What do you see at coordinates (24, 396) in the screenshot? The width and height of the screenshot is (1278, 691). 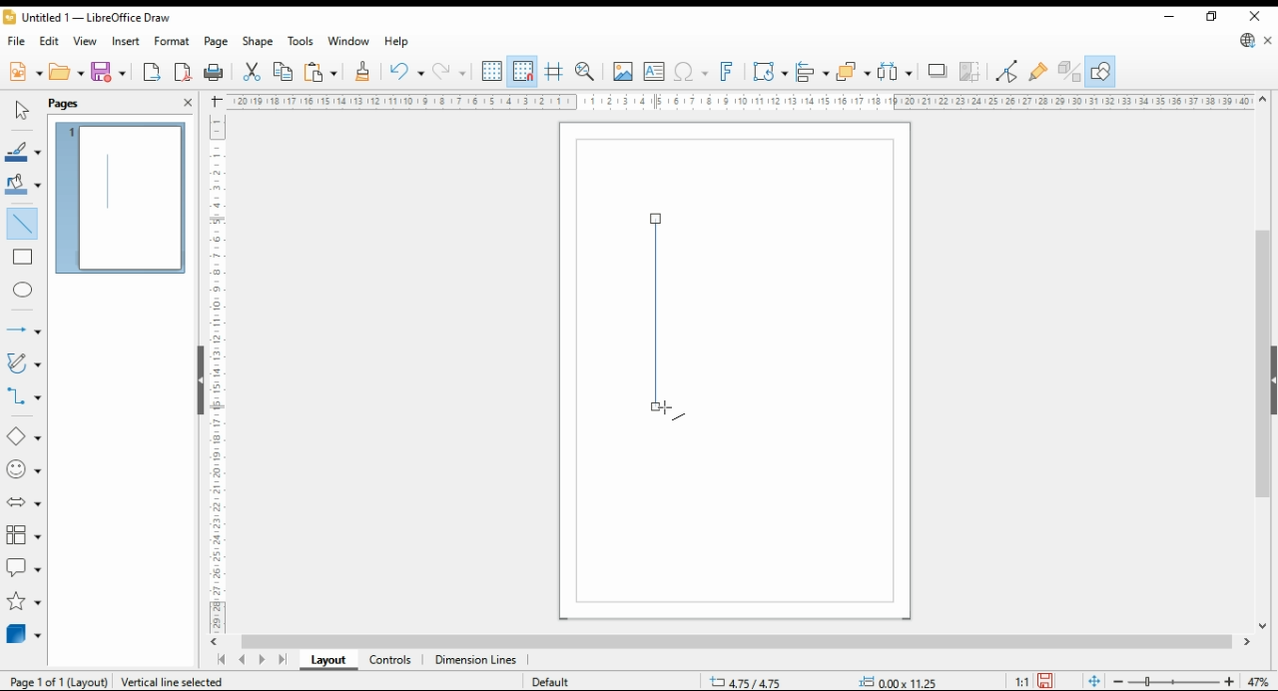 I see `connectors` at bounding box center [24, 396].